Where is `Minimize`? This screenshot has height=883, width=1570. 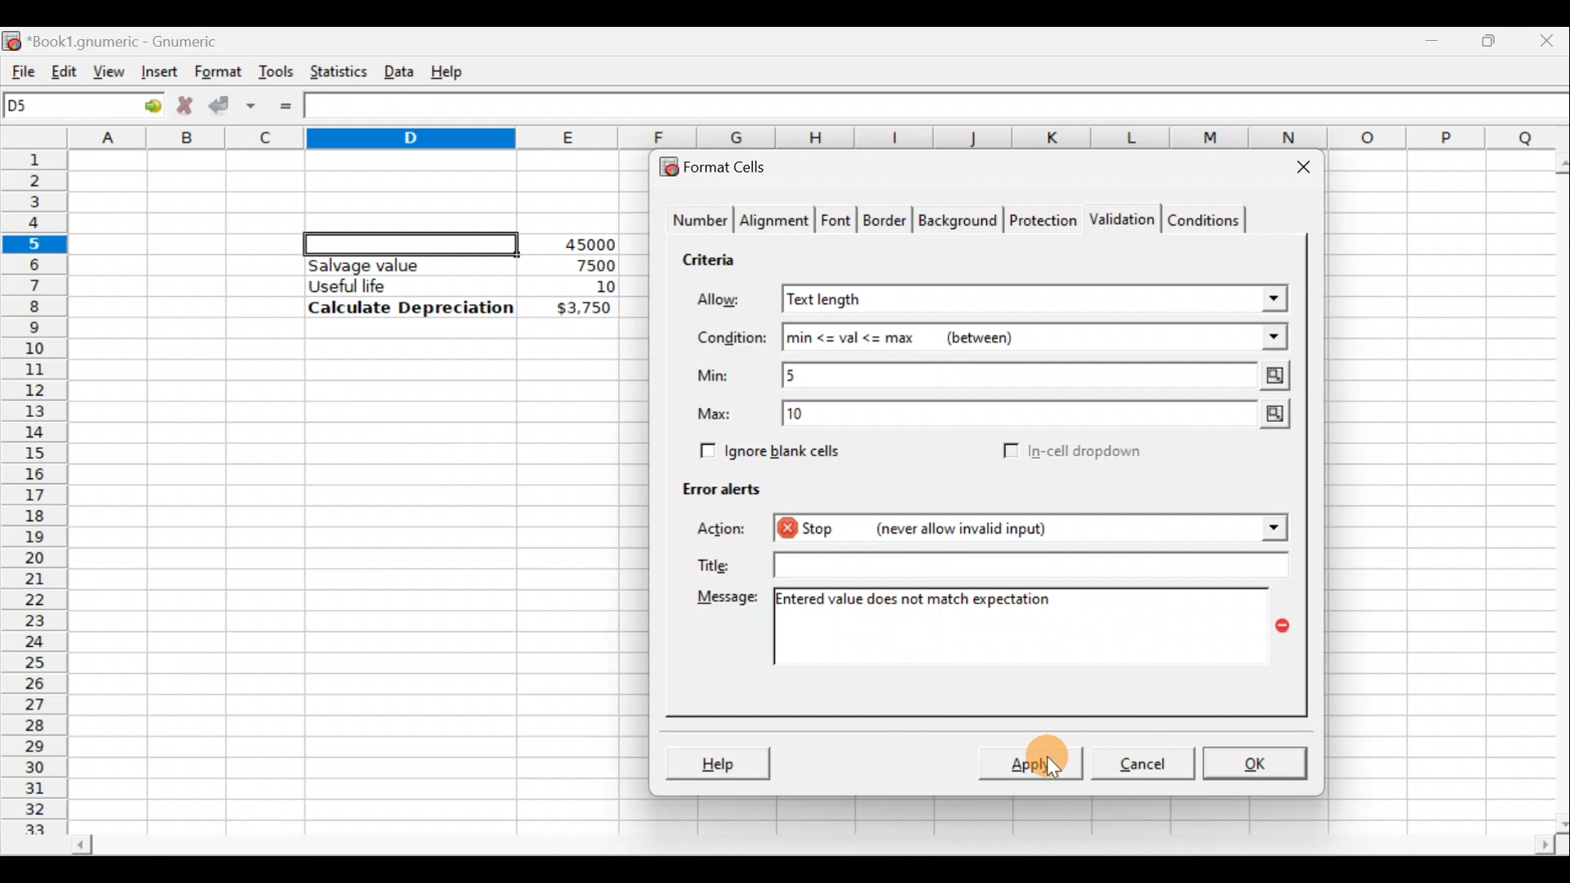
Minimize is located at coordinates (1436, 37).